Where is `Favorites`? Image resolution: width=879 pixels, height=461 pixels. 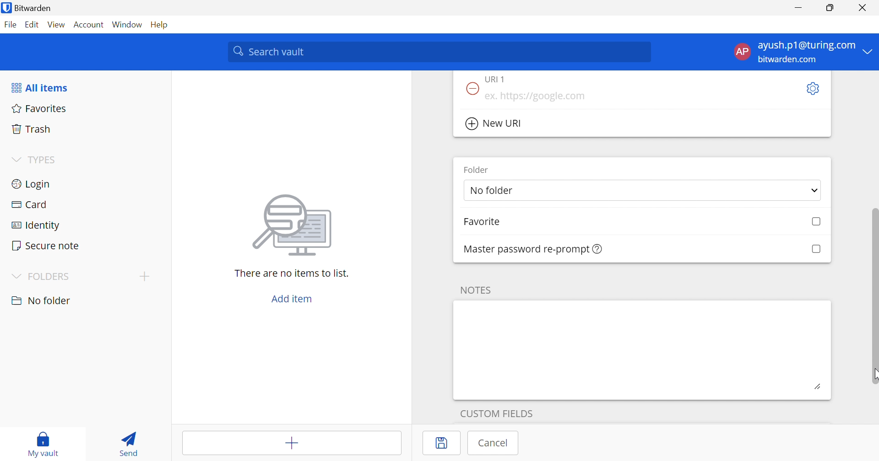
Favorites is located at coordinates (38, 107).